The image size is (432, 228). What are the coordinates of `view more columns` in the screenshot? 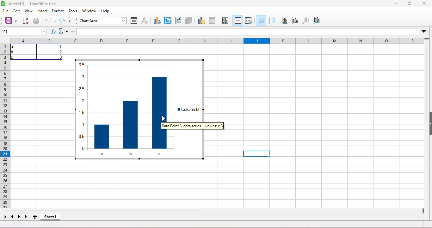 It's located at (424, 212).